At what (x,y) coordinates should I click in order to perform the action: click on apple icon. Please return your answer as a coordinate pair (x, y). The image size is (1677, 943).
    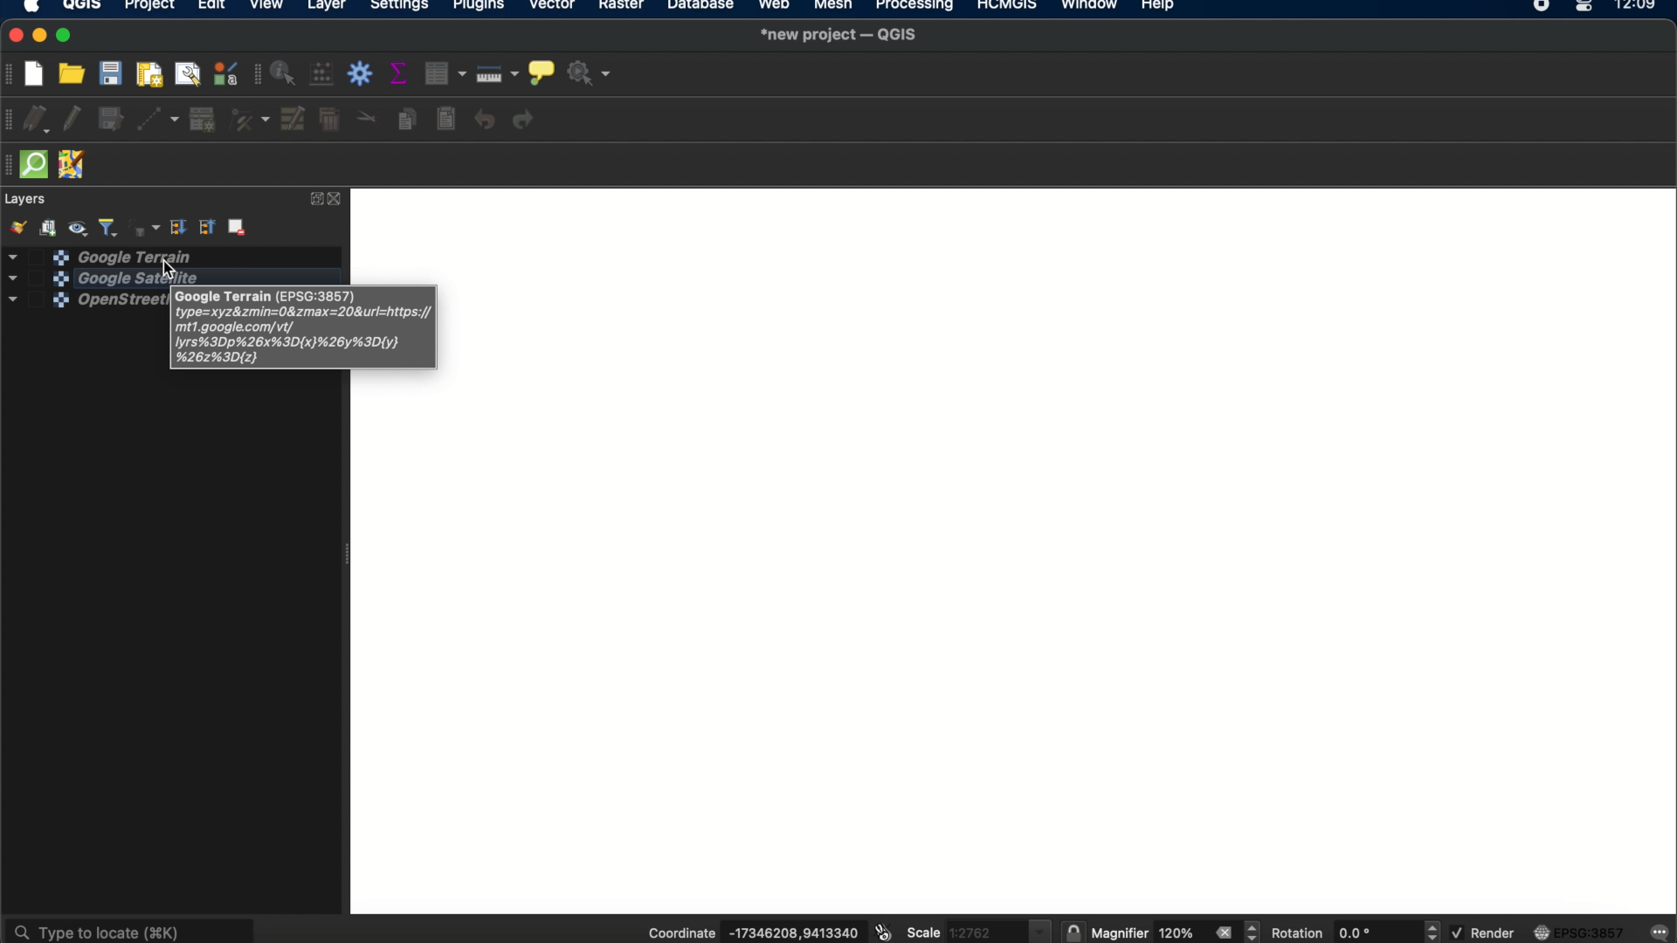
    Looking at the image, I should click on (38, 8).